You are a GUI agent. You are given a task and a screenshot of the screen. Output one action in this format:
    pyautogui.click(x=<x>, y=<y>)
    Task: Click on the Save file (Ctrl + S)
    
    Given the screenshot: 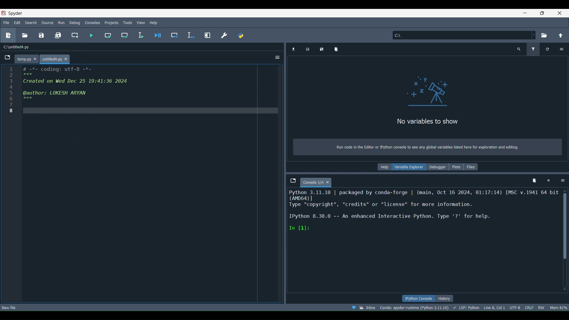 What is the action you would take?
    pyautogui.click(x=41, y=35)
    